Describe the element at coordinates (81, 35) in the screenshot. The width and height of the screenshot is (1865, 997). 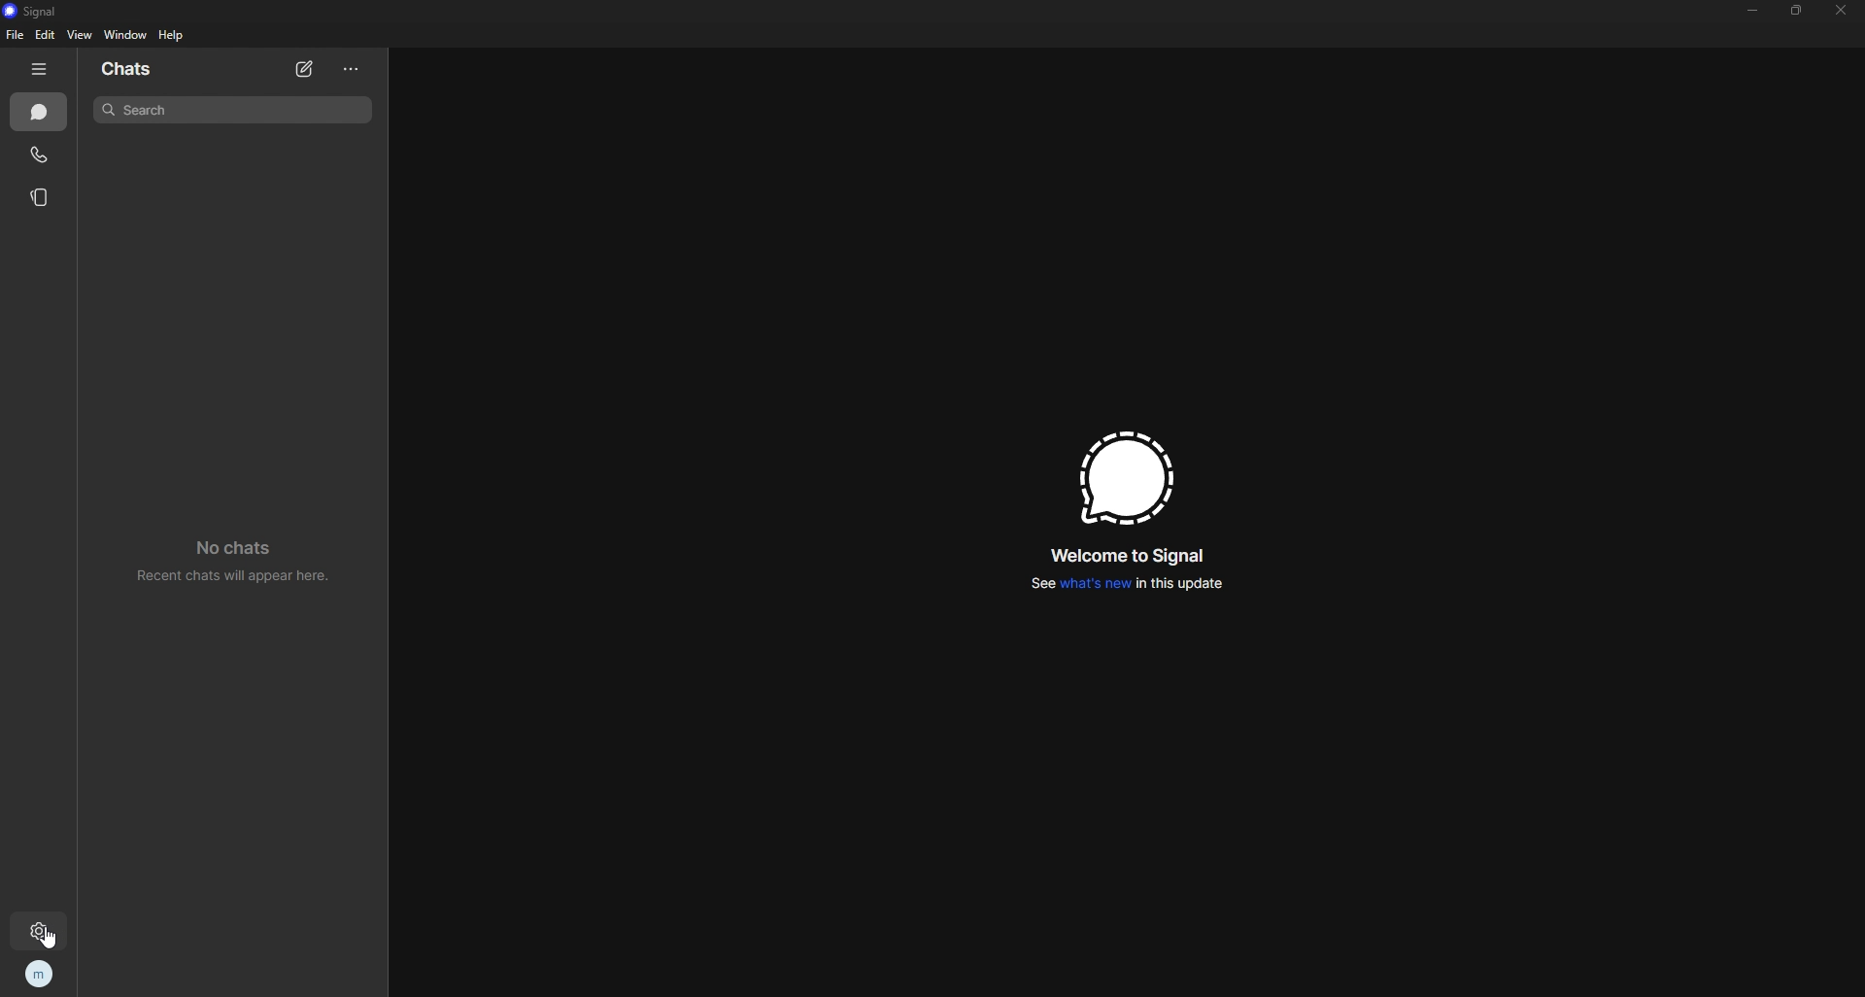
I see `view` at that location.